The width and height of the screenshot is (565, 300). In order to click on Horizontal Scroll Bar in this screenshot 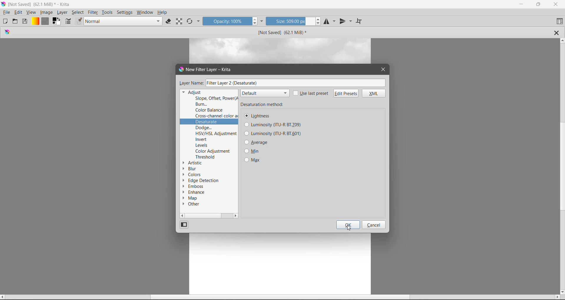, I will do `click(209, 215)`.